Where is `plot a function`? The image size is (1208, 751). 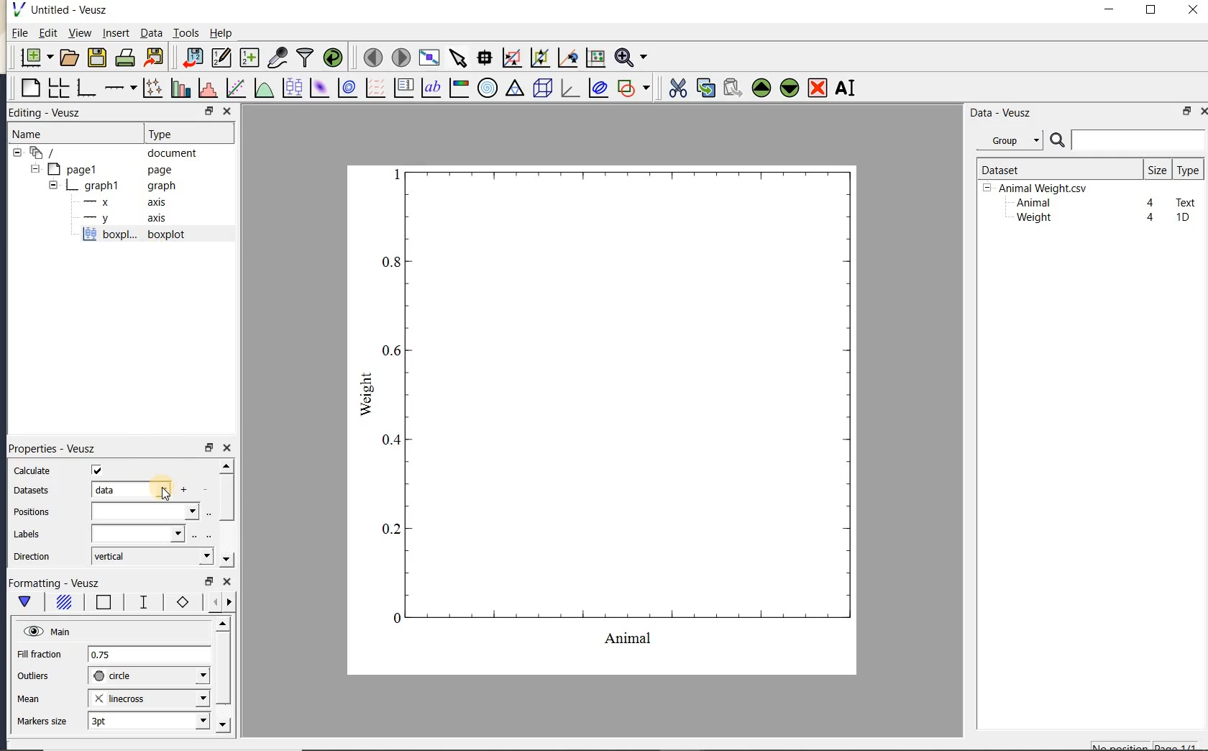 plot a function is located at coordinates (263, 90).